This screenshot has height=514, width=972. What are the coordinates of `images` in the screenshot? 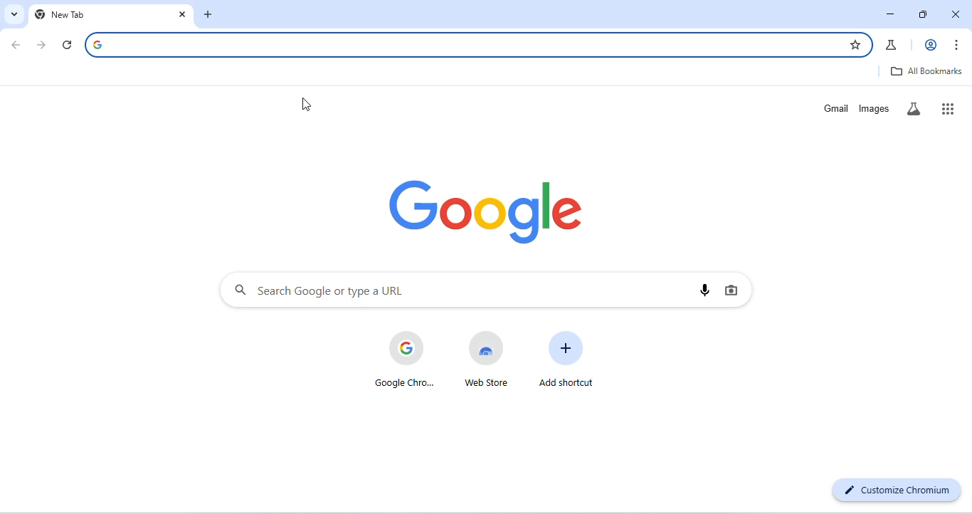 It's located at (875, 108).